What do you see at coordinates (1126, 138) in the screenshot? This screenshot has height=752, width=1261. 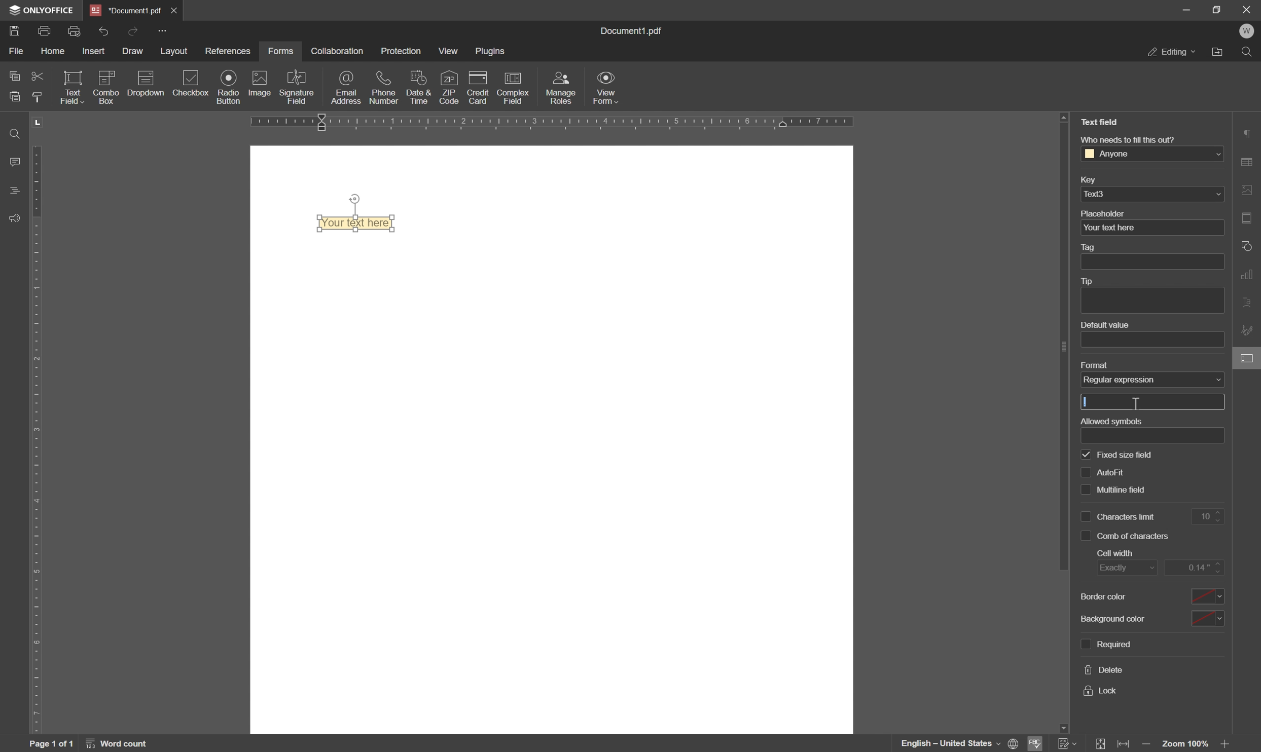 I see `who needs to fill this out?` at bounding box center [1126, 138].